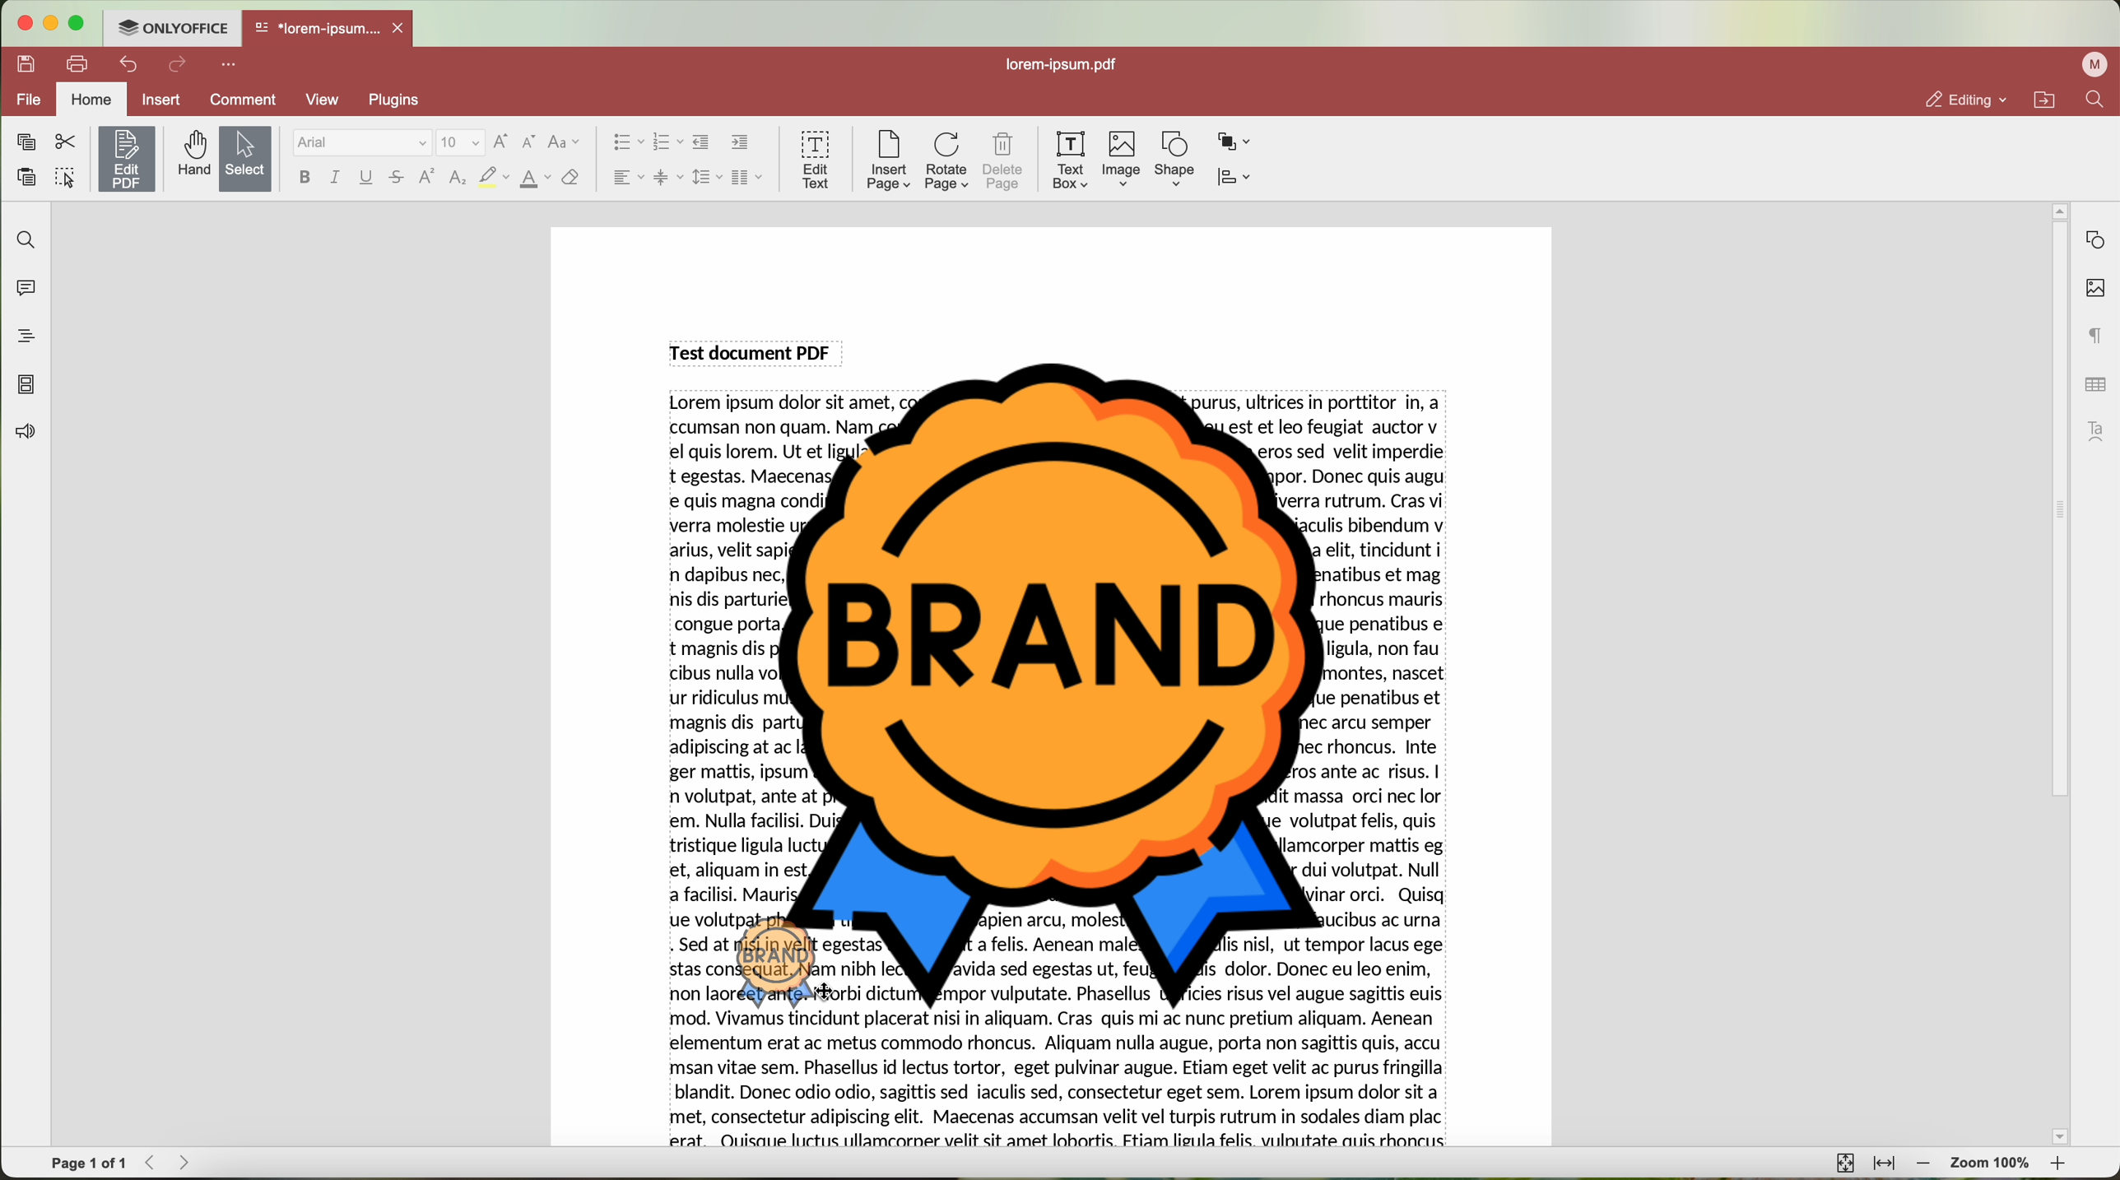  Describe the element at coordinates (2051, 674) in the screenshot. I see `scroll bar` at that location.